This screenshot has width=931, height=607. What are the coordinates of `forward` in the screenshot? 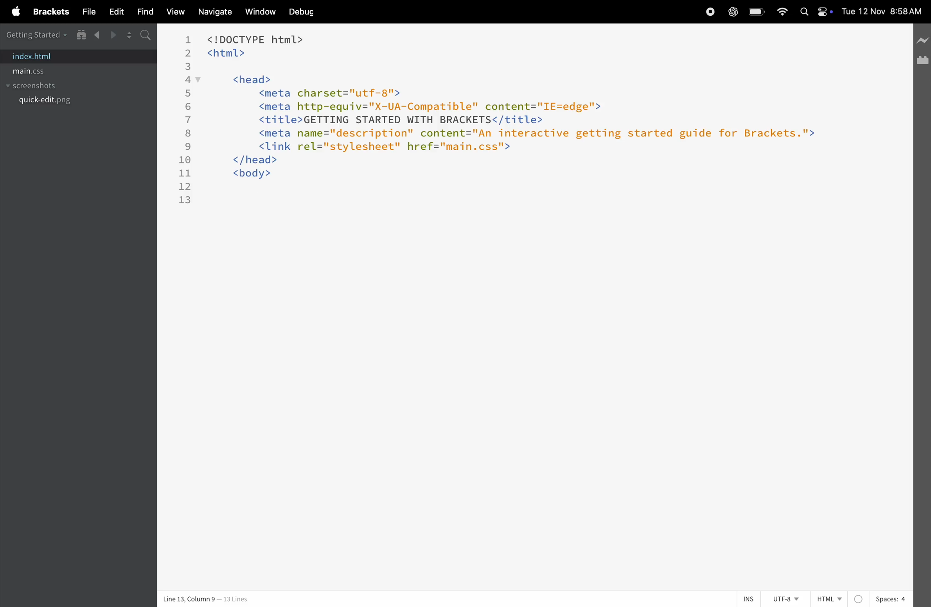 It's located at (113, 34).